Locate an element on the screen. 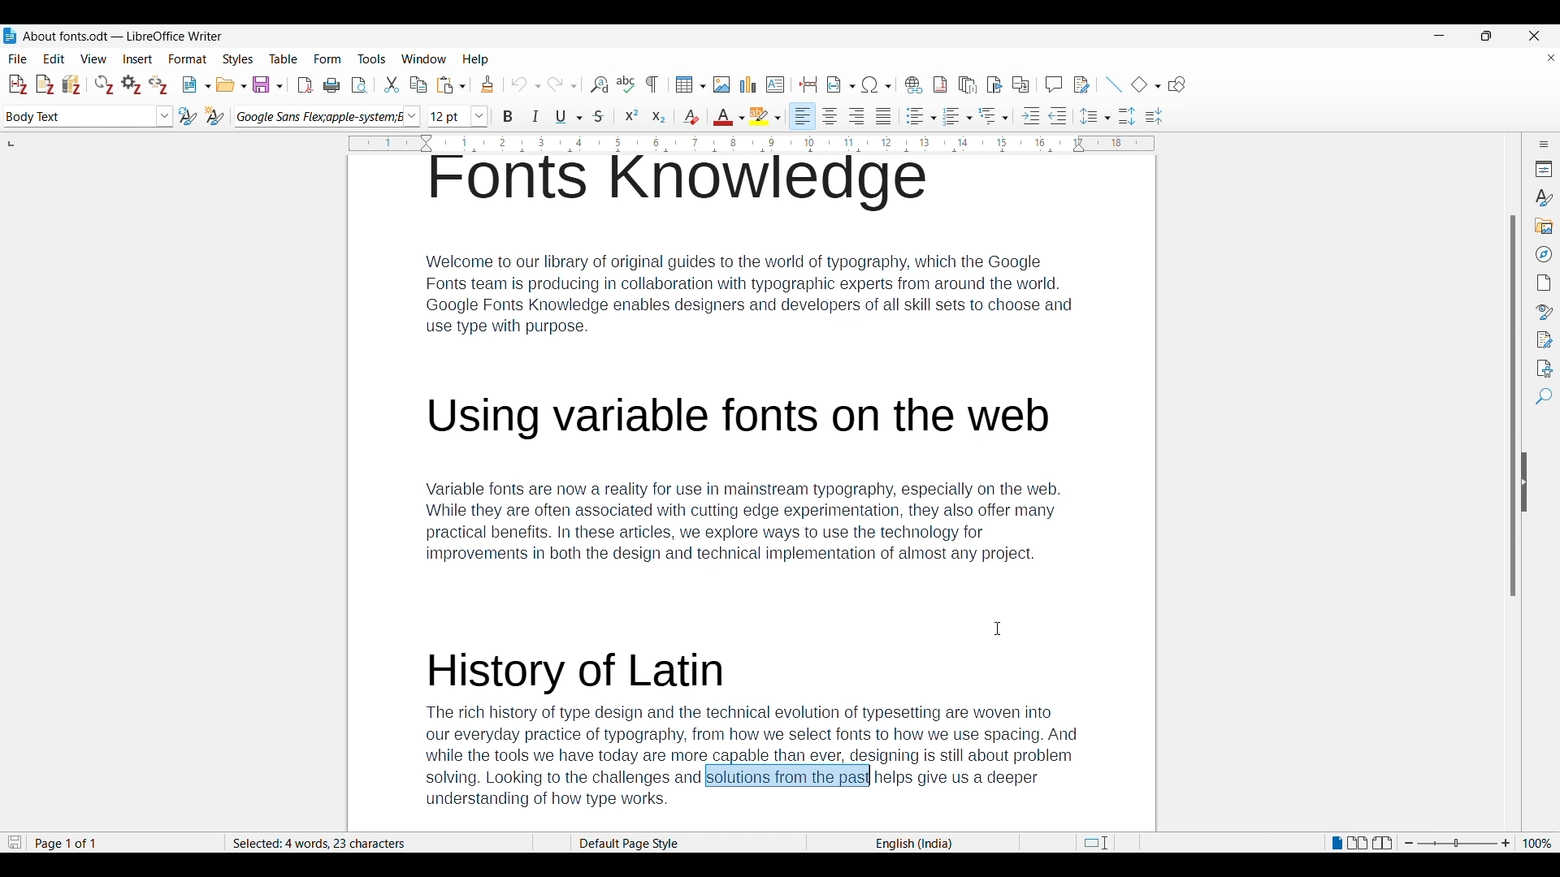  Insert comment is located at coordinates (1054, 84).